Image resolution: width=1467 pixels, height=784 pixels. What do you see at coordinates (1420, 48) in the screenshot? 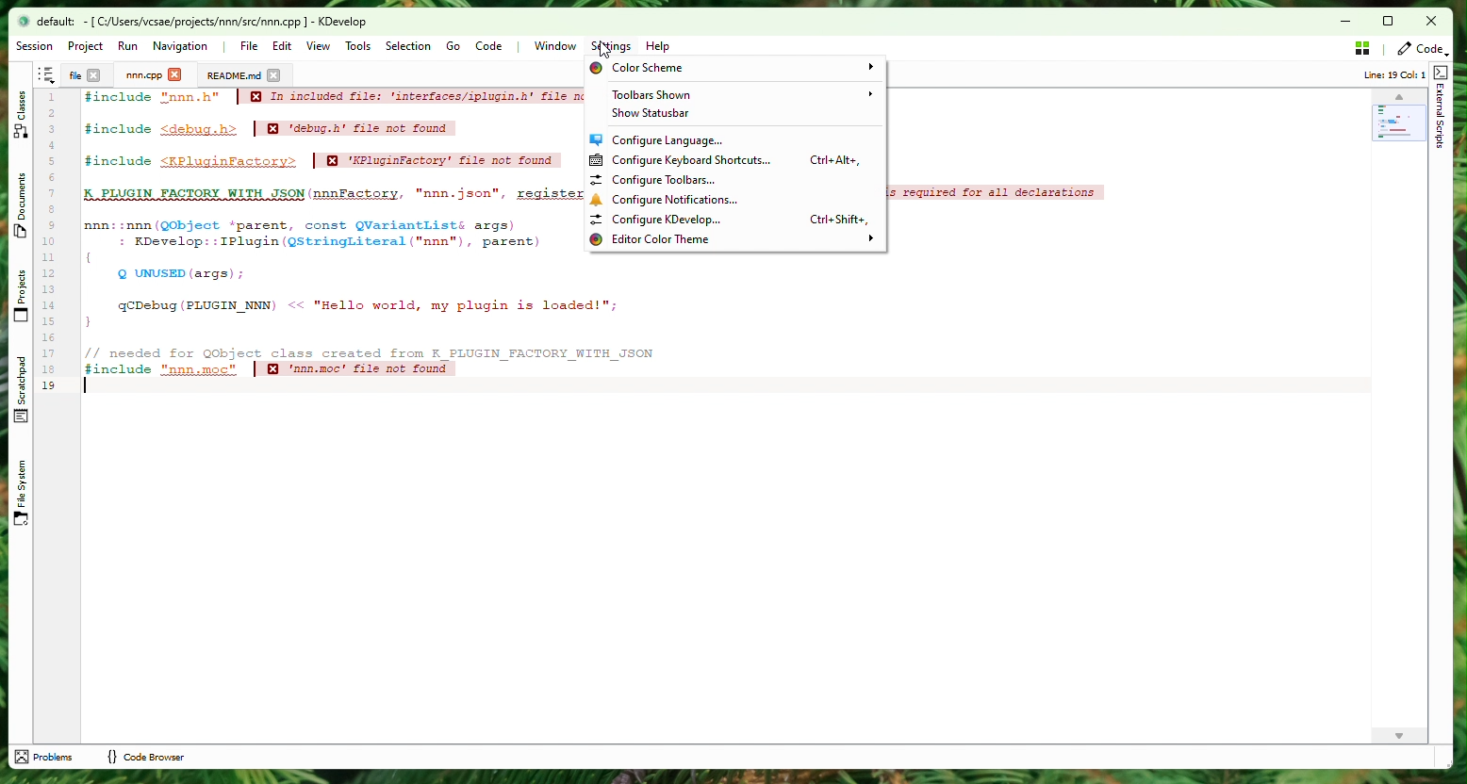
I see `Code` at bounding box center [1420, 48].